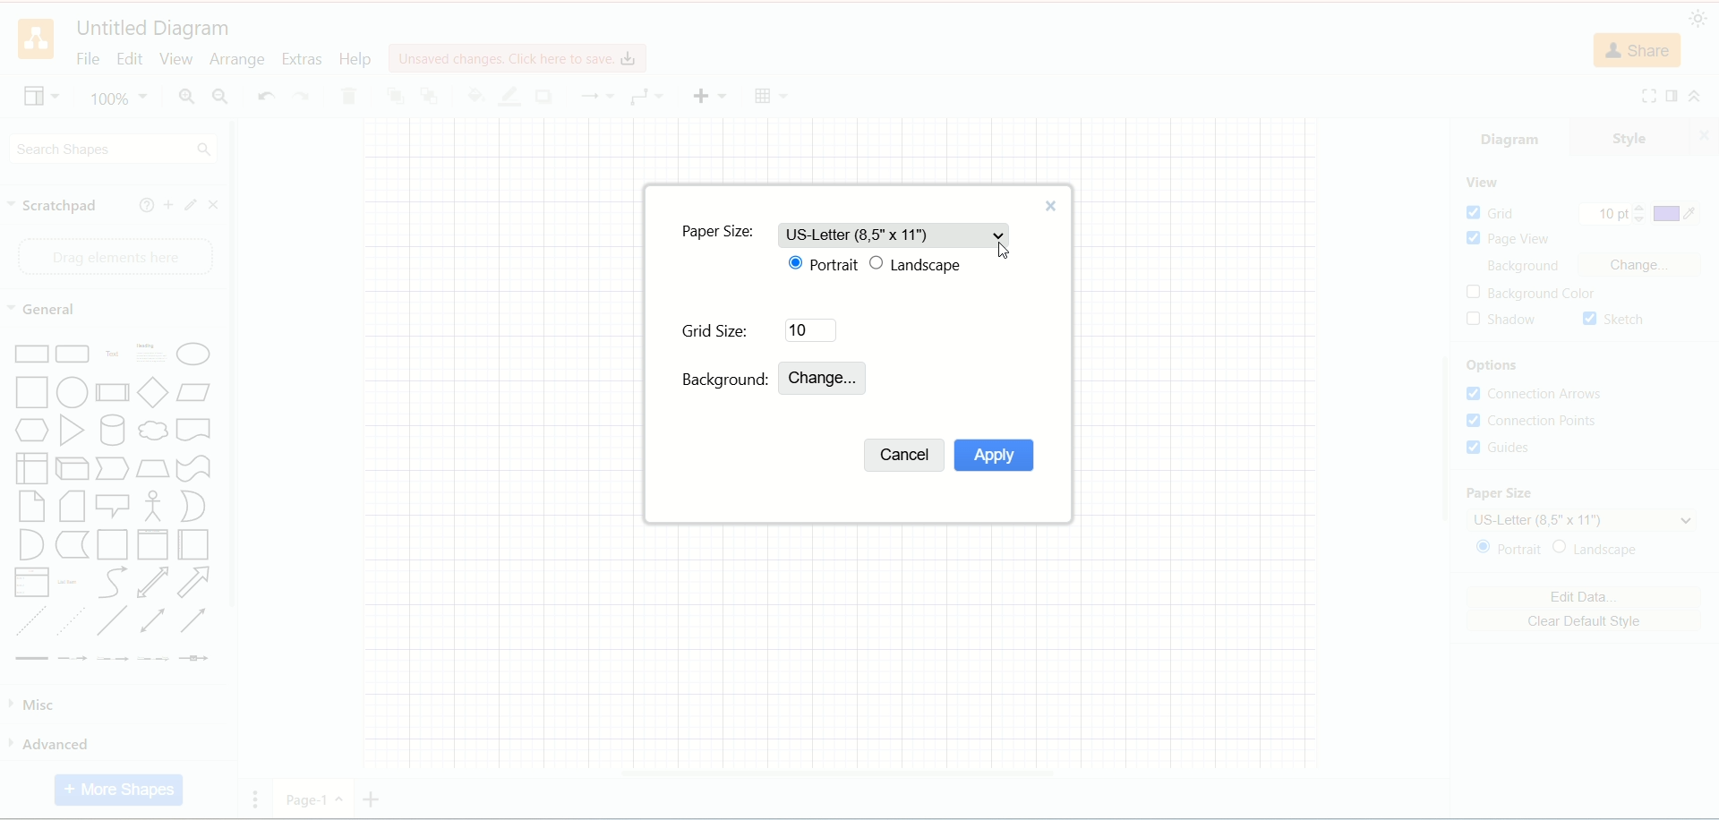  What do you see at coordinates (1049, 203) in the screenshot?
I see `close` at bounding box center [1049, 203].